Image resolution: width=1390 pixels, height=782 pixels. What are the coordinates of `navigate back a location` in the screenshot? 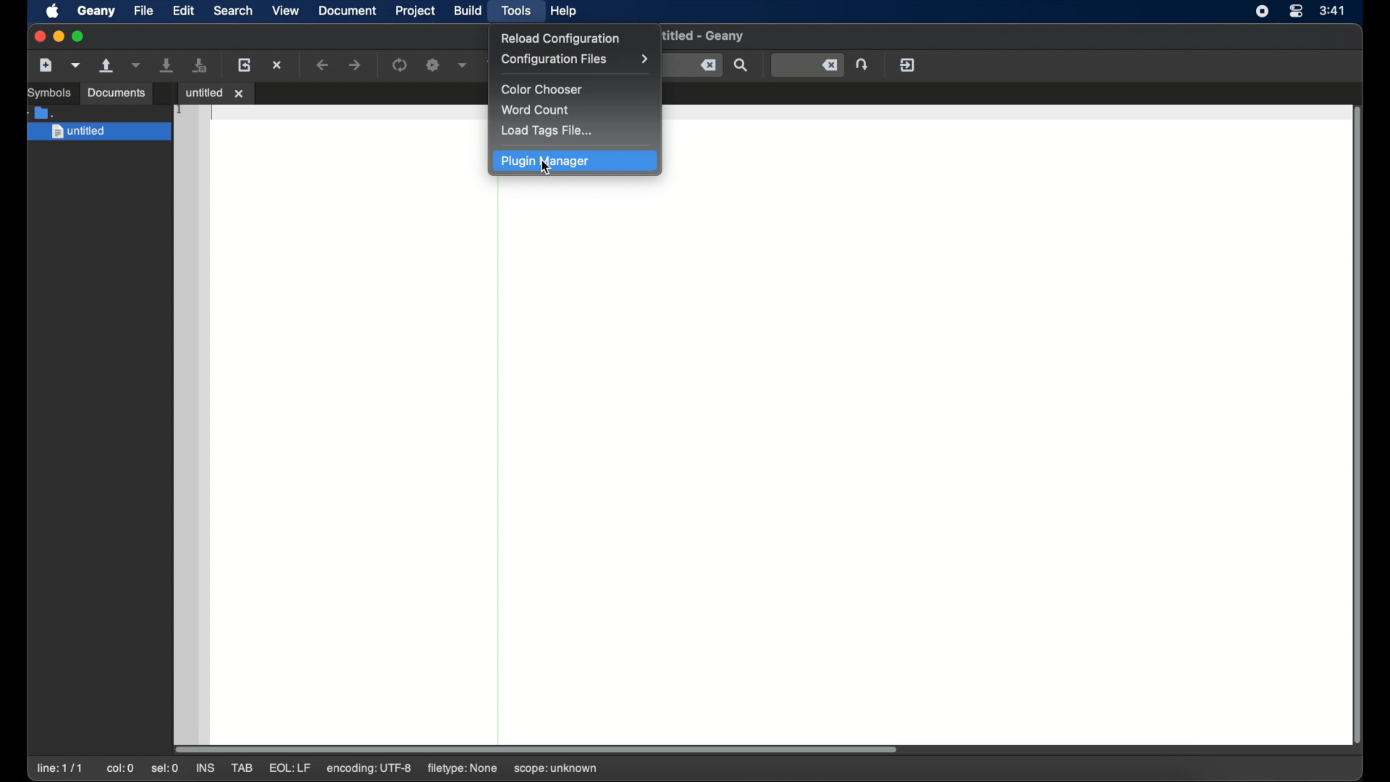 It's located at (324, 65).